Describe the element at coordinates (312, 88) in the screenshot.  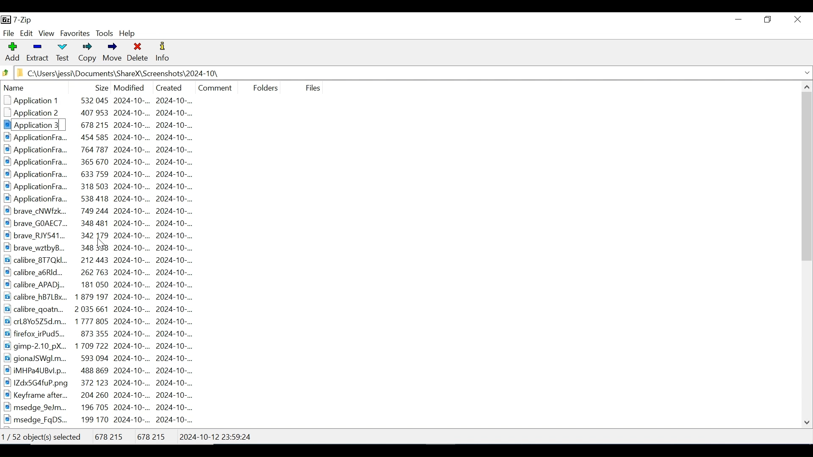
I see `File` at that location.